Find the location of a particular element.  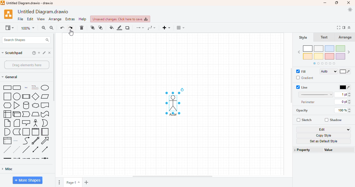

insert page is located at coordinates (86, 182).